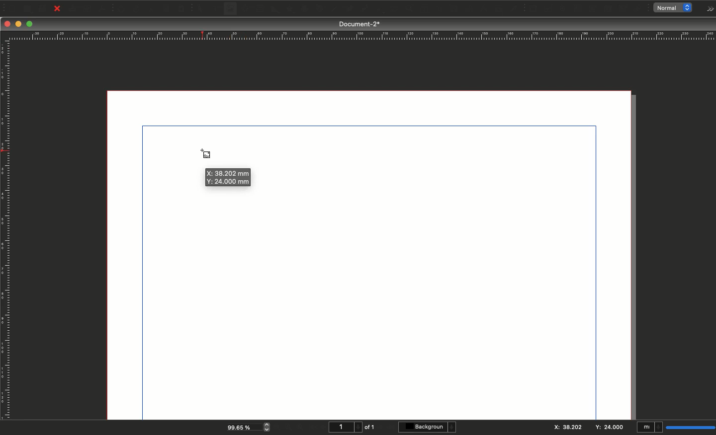 The width and height of the screenshot is (716, 435). Describe the element at coordinates (6, 230) in the screenshot. I see `Ruler` at that location.